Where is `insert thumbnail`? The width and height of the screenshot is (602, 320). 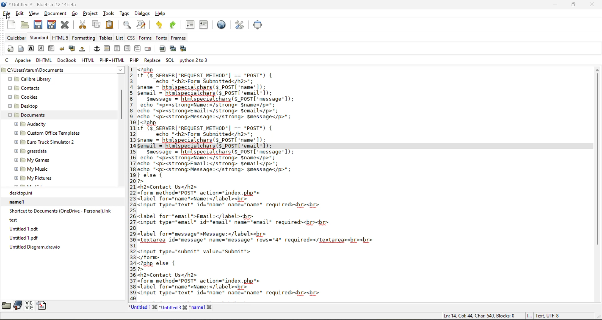 insert thumbnail is located at coordinates (173, 49).